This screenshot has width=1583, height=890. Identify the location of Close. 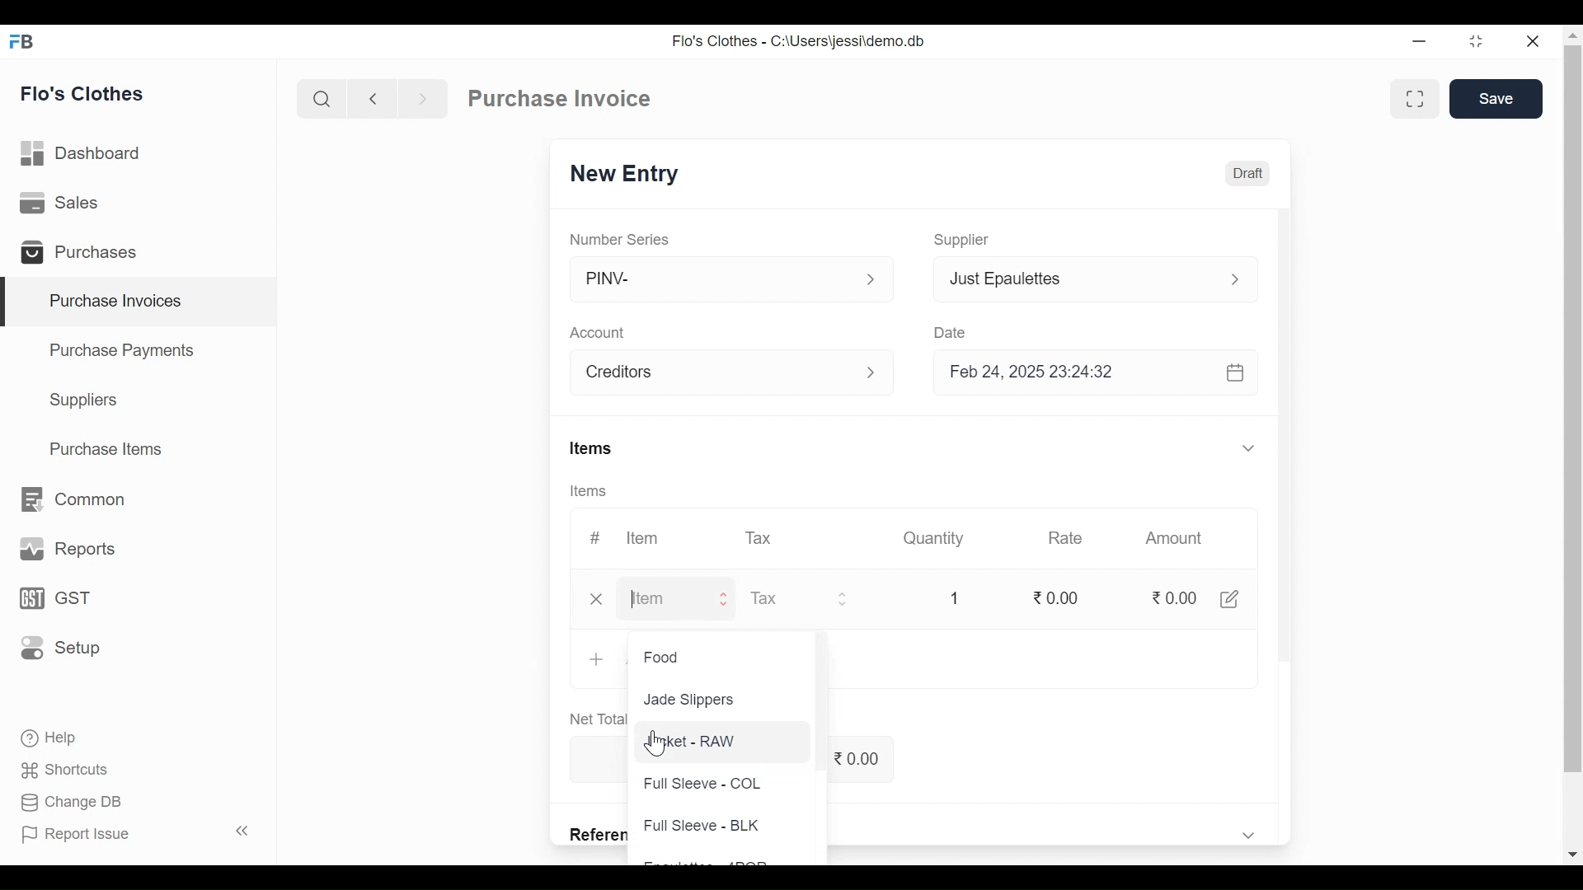
(1539, 42).